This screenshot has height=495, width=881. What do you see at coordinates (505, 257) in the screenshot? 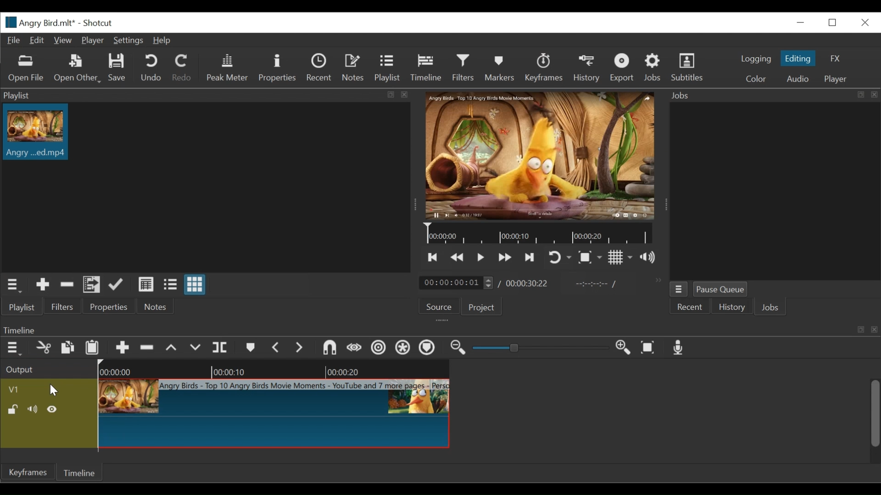
I see `Play forward quickly` at bounding box center [505, 257].